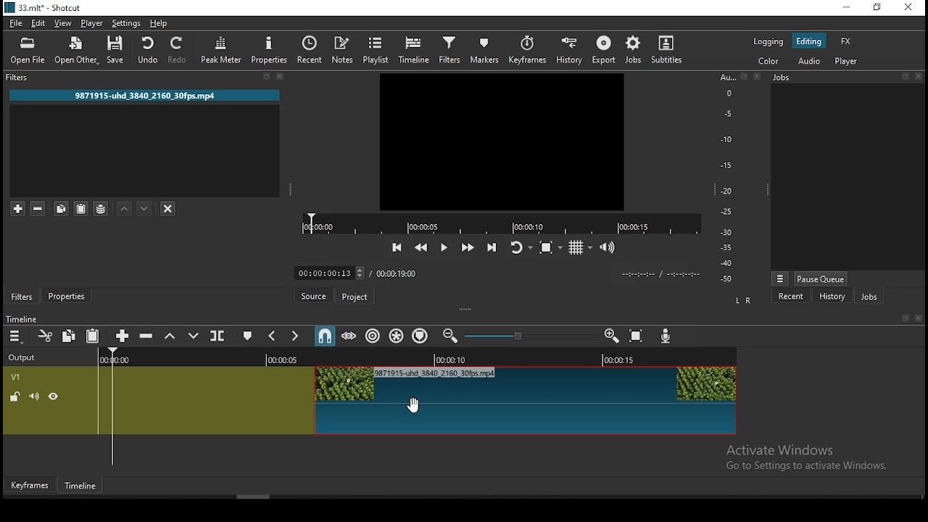  What do you see at coordinates (492, 246) in the screenshot?
I see `skip to next point` at bounding box center [492, 246].